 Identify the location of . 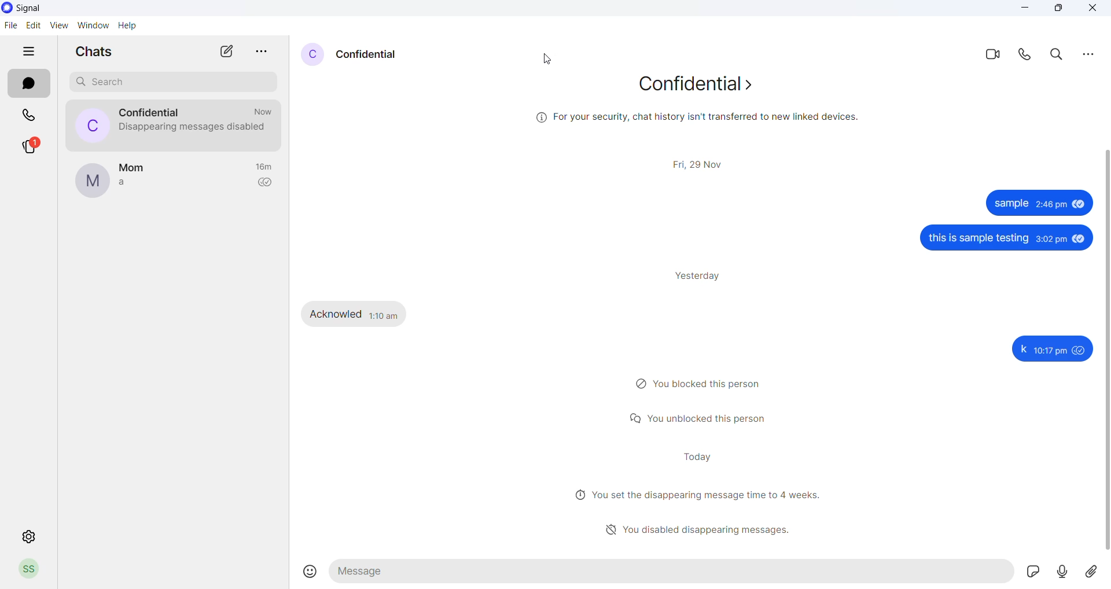
(691, 382).